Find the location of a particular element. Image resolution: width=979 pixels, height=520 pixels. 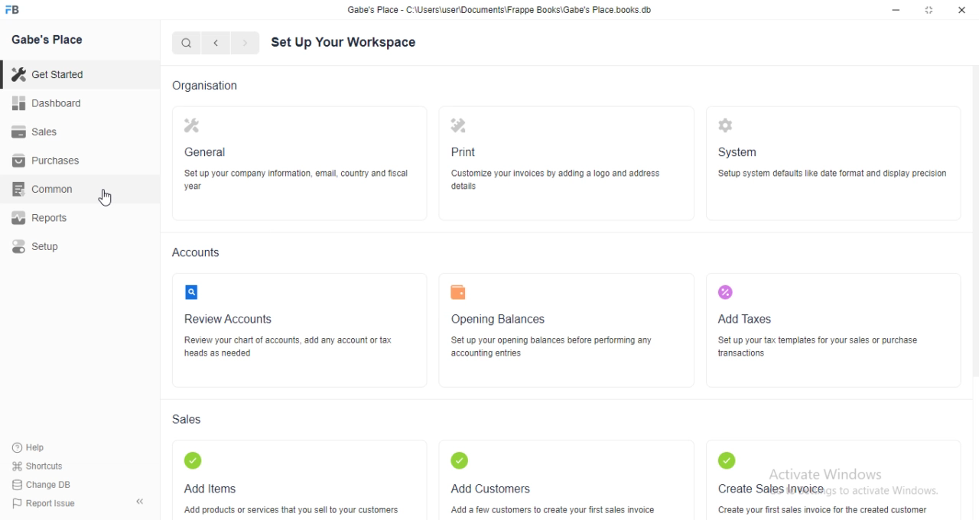

System is located at coordinates (738, 138).